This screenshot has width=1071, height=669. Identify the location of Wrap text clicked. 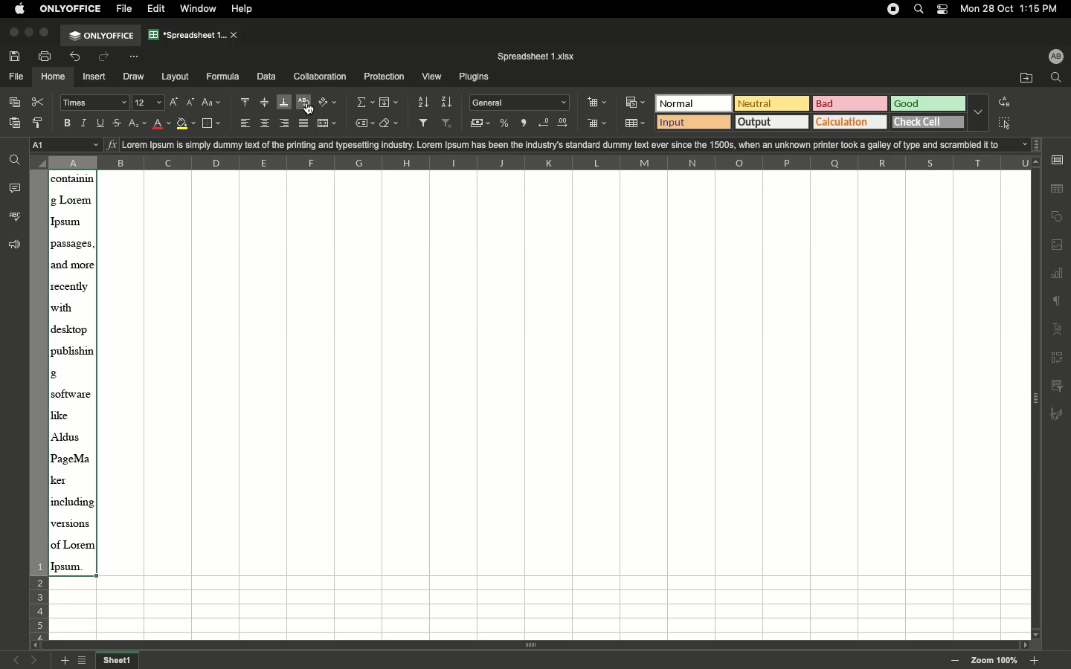
(305, 104).